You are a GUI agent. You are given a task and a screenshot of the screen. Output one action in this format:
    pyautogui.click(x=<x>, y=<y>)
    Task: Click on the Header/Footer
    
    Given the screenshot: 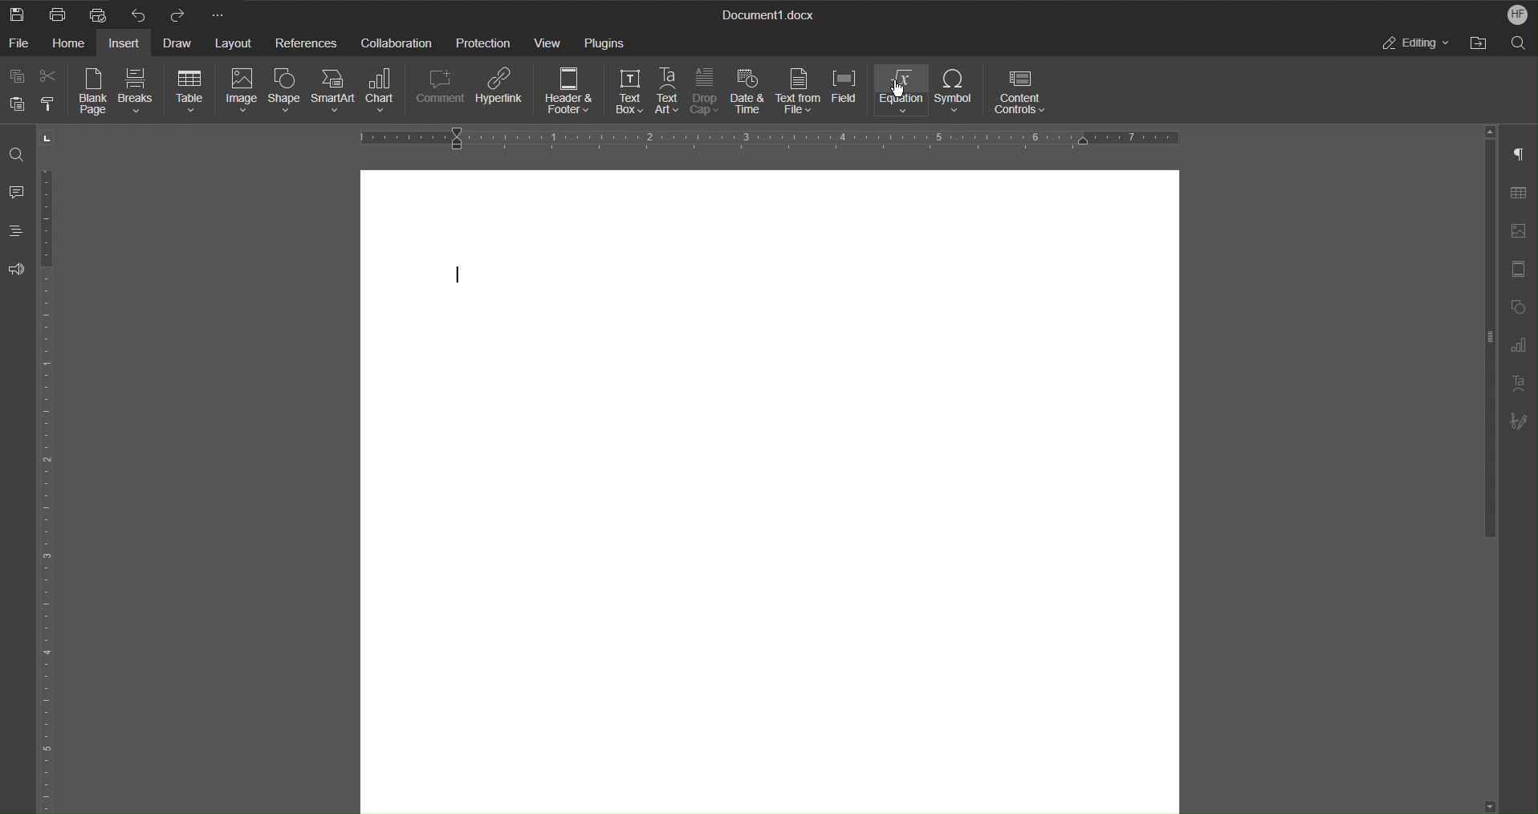 What is the action you would take?
    pyautogui.click(x=1518, y=268)
    